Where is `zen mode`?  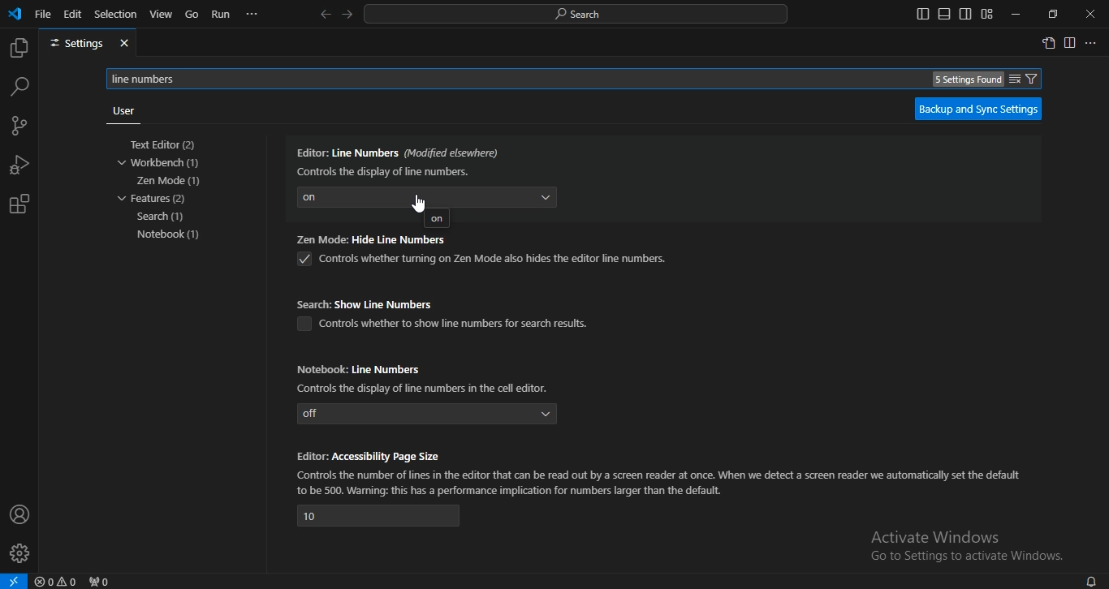 zen mode is located at coordinates (170, 181).